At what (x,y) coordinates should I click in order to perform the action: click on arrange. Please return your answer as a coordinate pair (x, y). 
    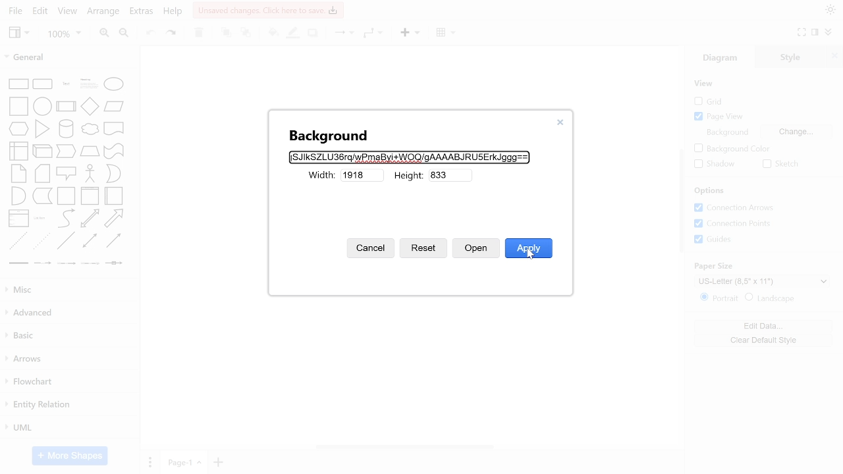
    Looking at the image, I should click on (103, 11).